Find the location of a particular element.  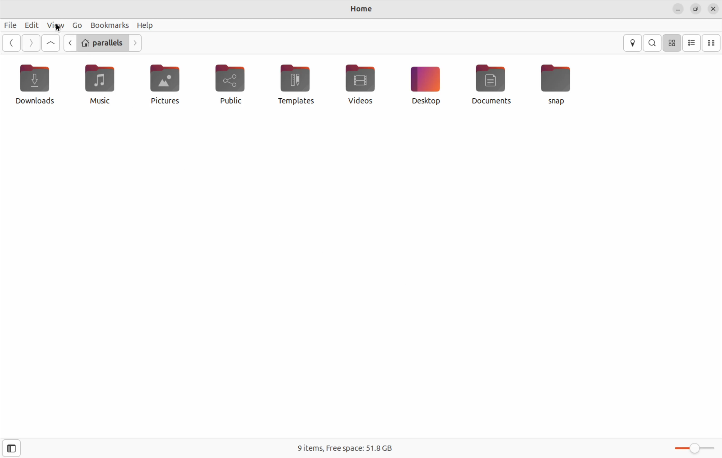

music is located at coordinates (100, 84).